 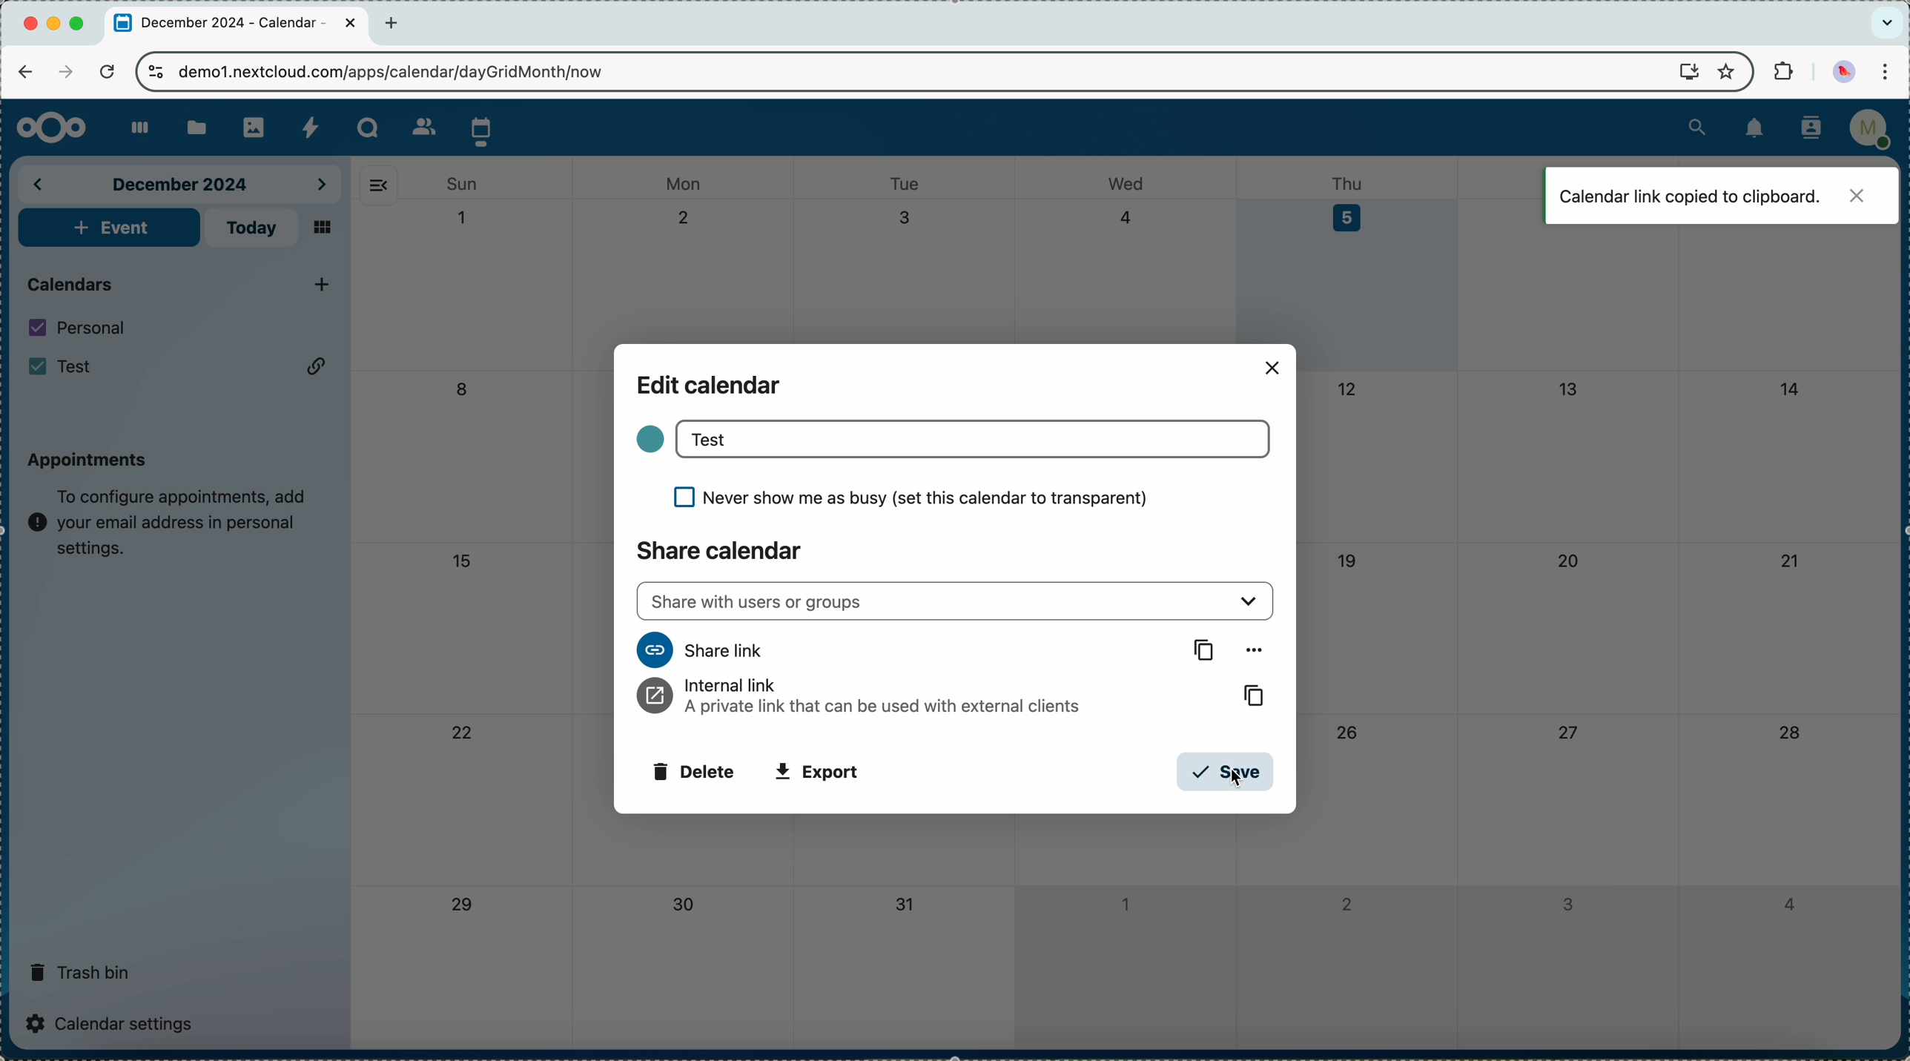 I want to click on search tabs, so click(x=1886, y=23).